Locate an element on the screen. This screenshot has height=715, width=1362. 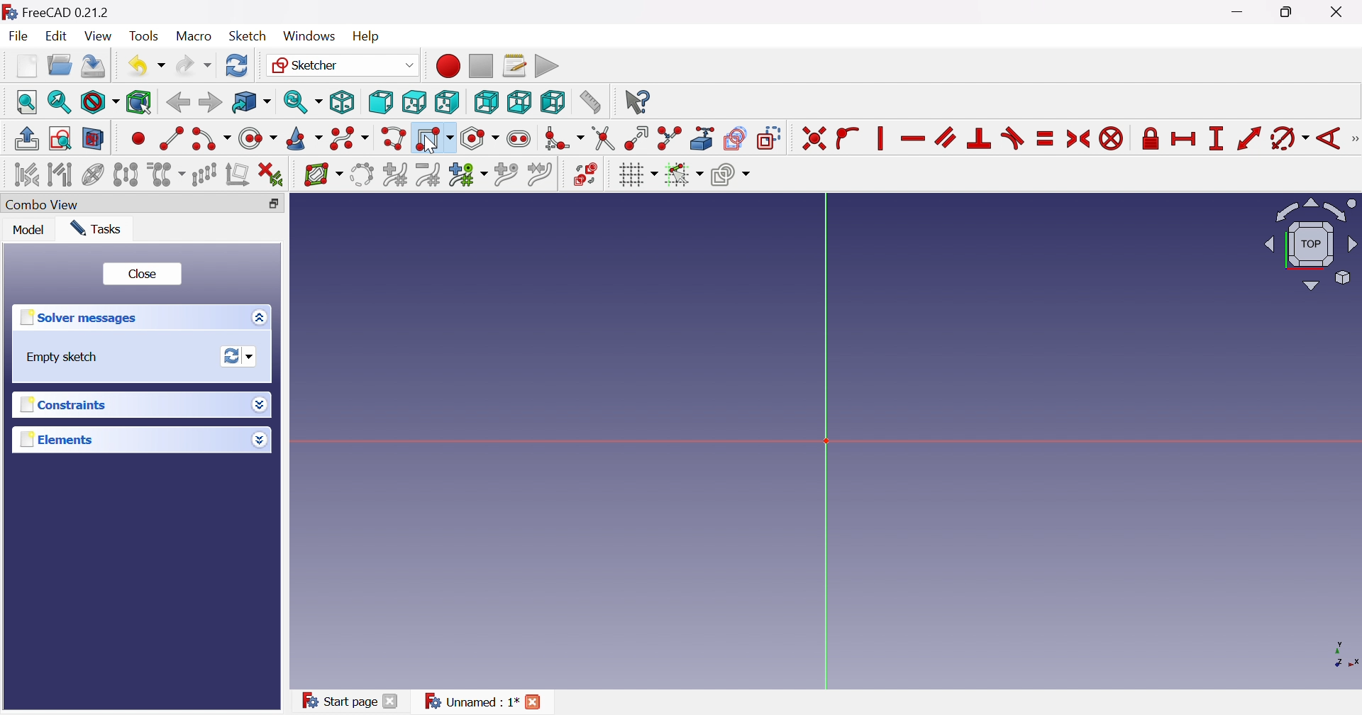
Back is located at coordinates (177, 103).